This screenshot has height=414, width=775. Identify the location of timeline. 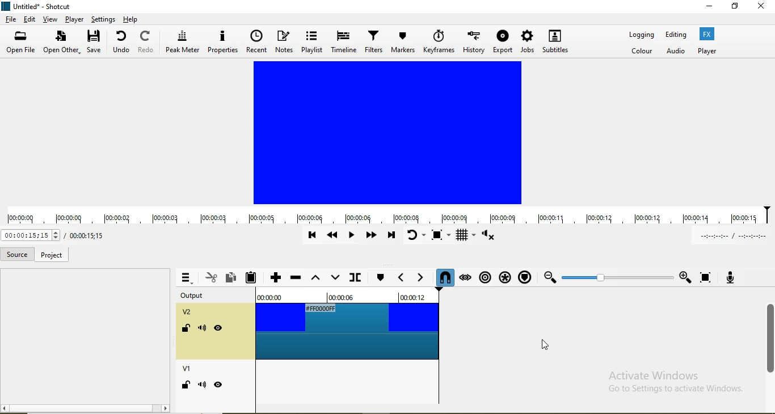
(387, 216).